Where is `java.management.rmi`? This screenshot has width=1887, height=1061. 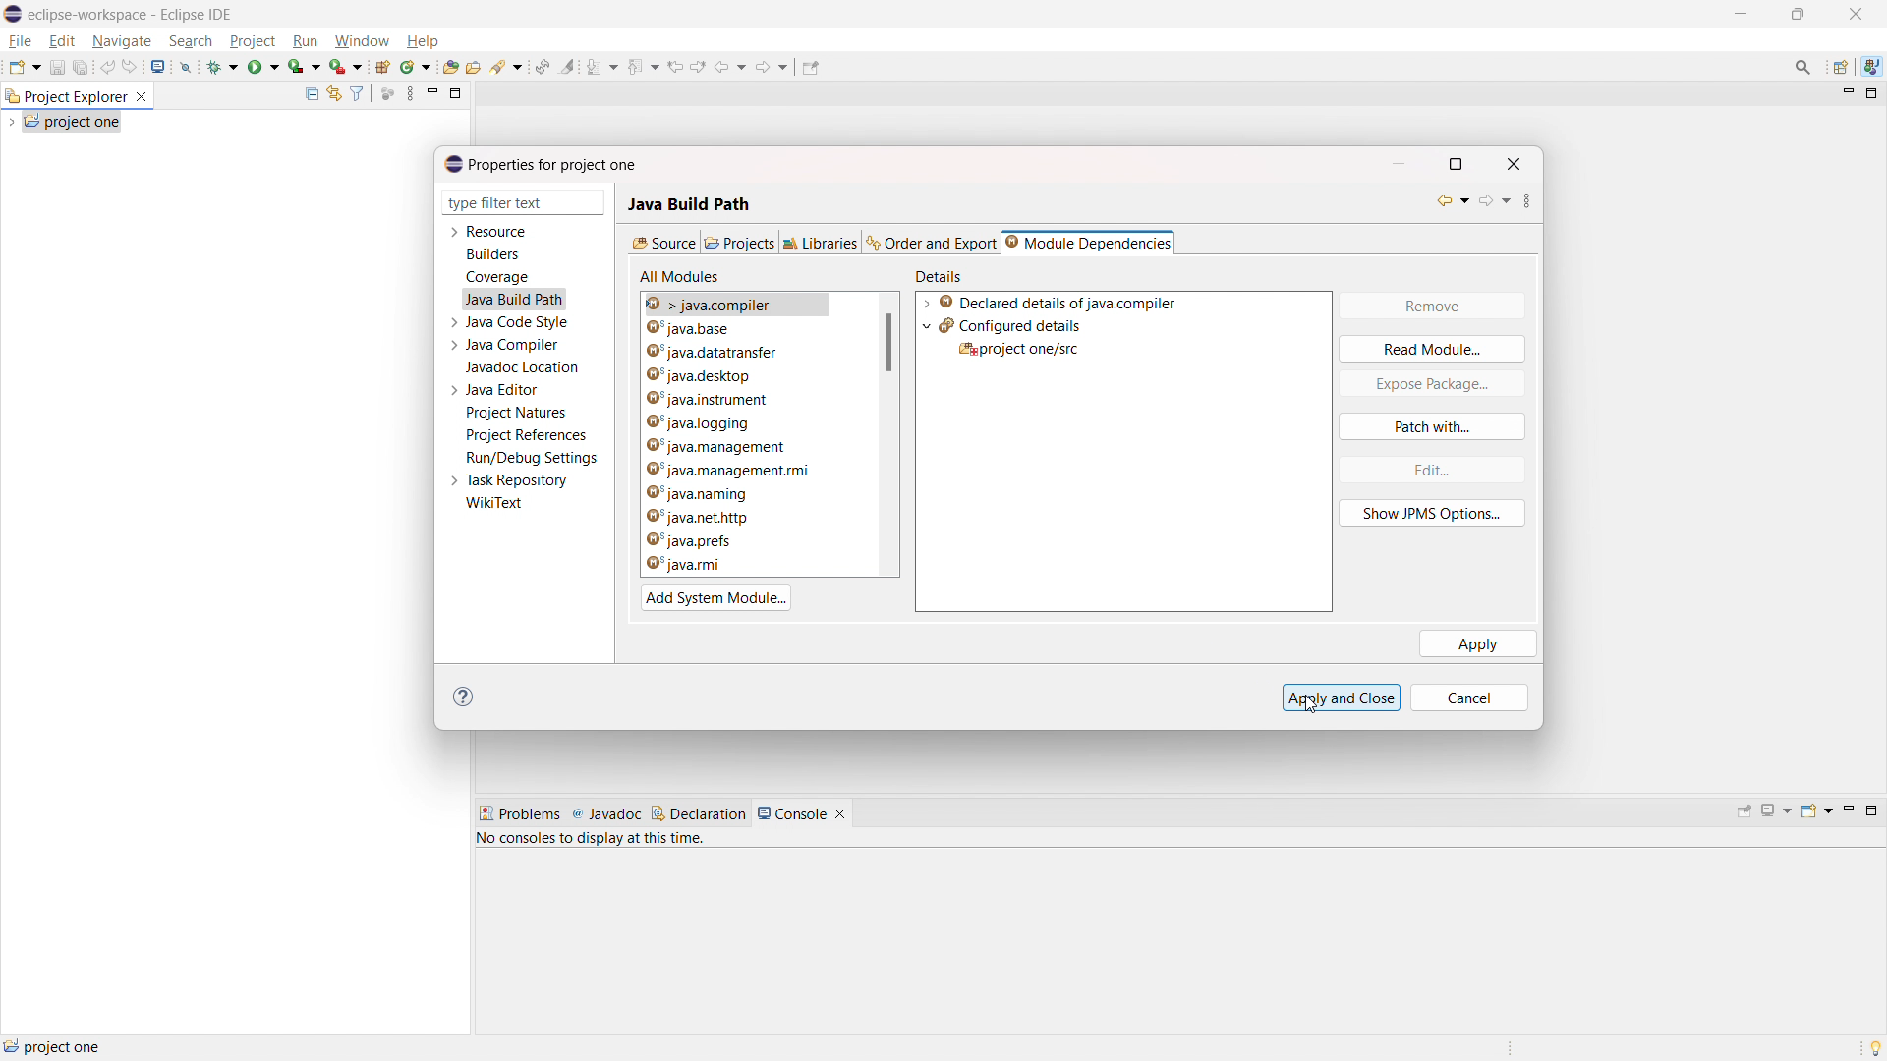
java.management.rmi is located at coordinates (736, 473).